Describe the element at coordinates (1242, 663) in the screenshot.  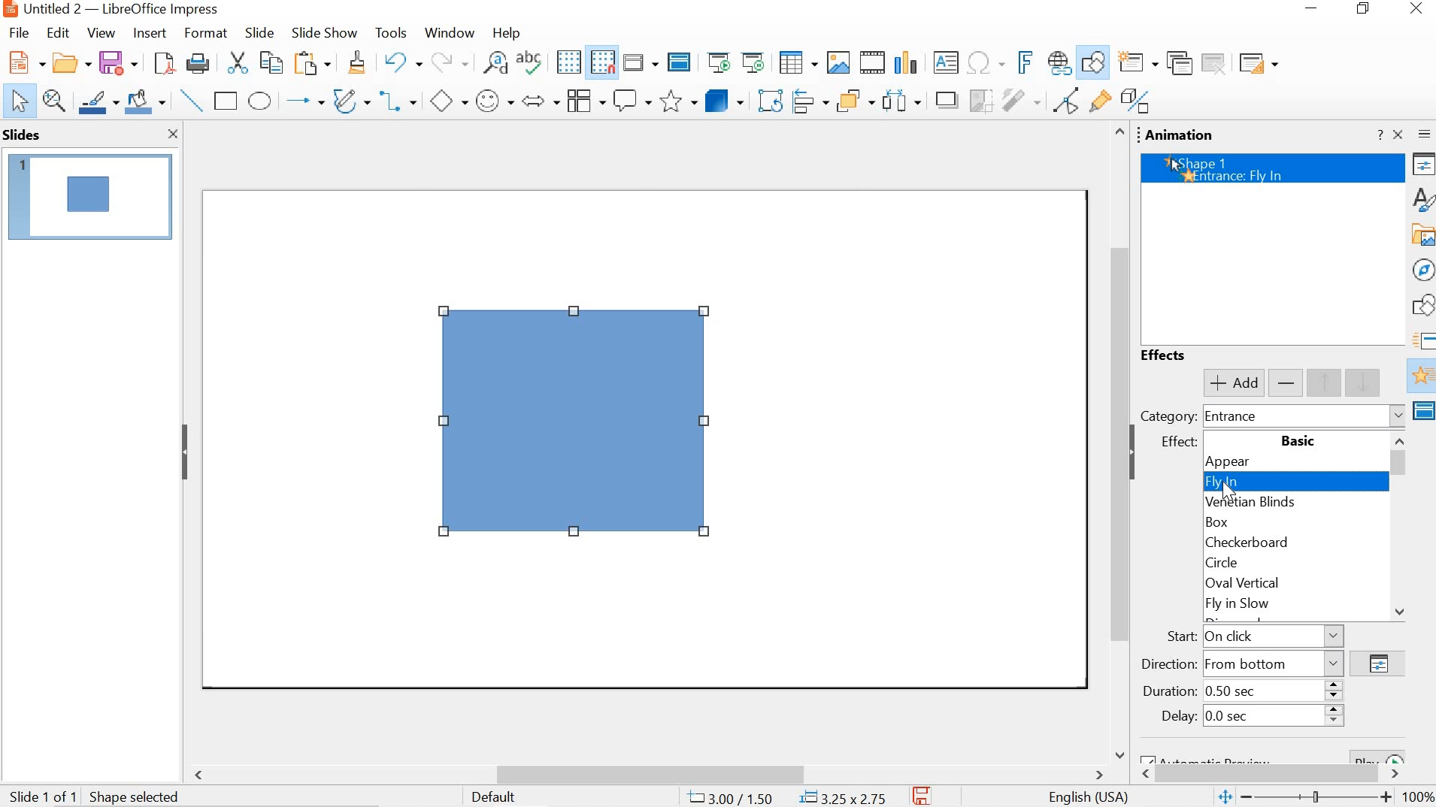
I see `direction` at that location.